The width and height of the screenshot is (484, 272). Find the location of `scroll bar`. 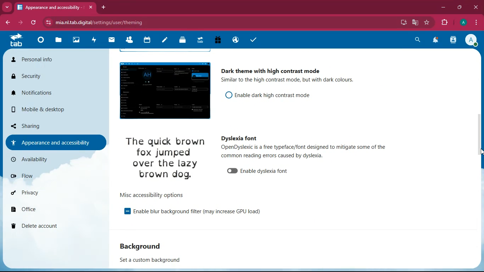

scroll bar is located at coordinates (481, 137).